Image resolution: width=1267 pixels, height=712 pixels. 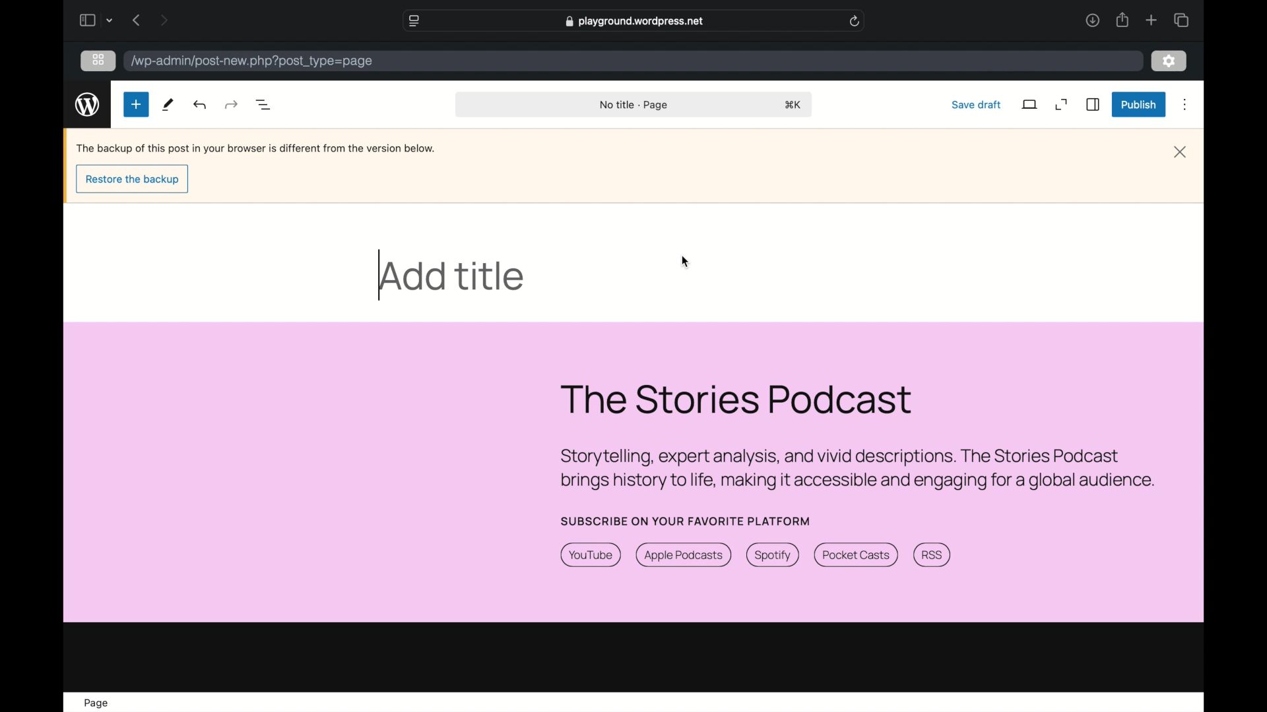 What do you see at coordinates (686, 521) in the screenshot?
I see `subscribe on your favorite platform` at bounding box center [686, 521].